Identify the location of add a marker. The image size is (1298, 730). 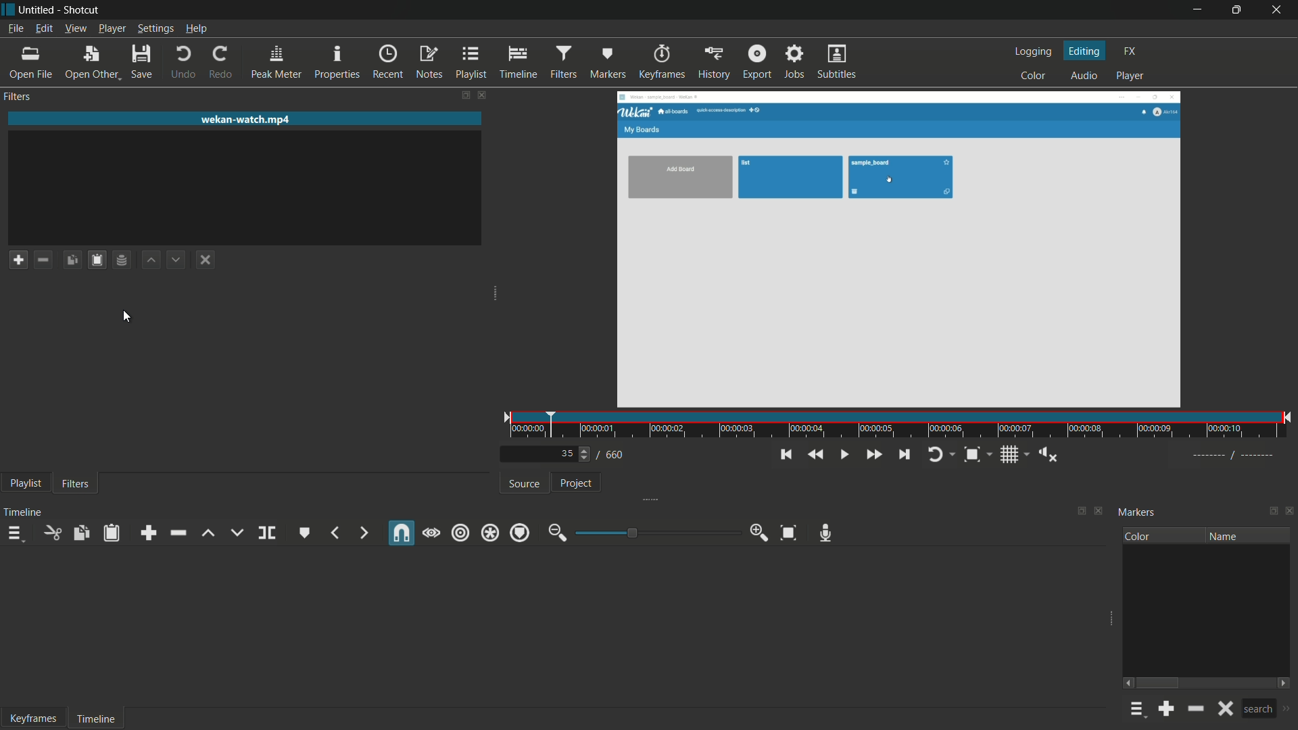
(1167, 710).